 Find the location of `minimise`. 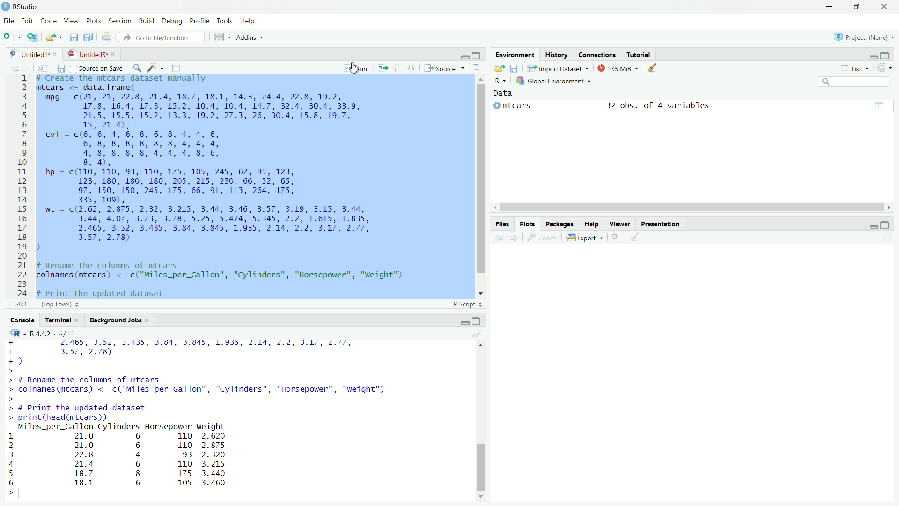

minimise is located at coordinates (867, 226).